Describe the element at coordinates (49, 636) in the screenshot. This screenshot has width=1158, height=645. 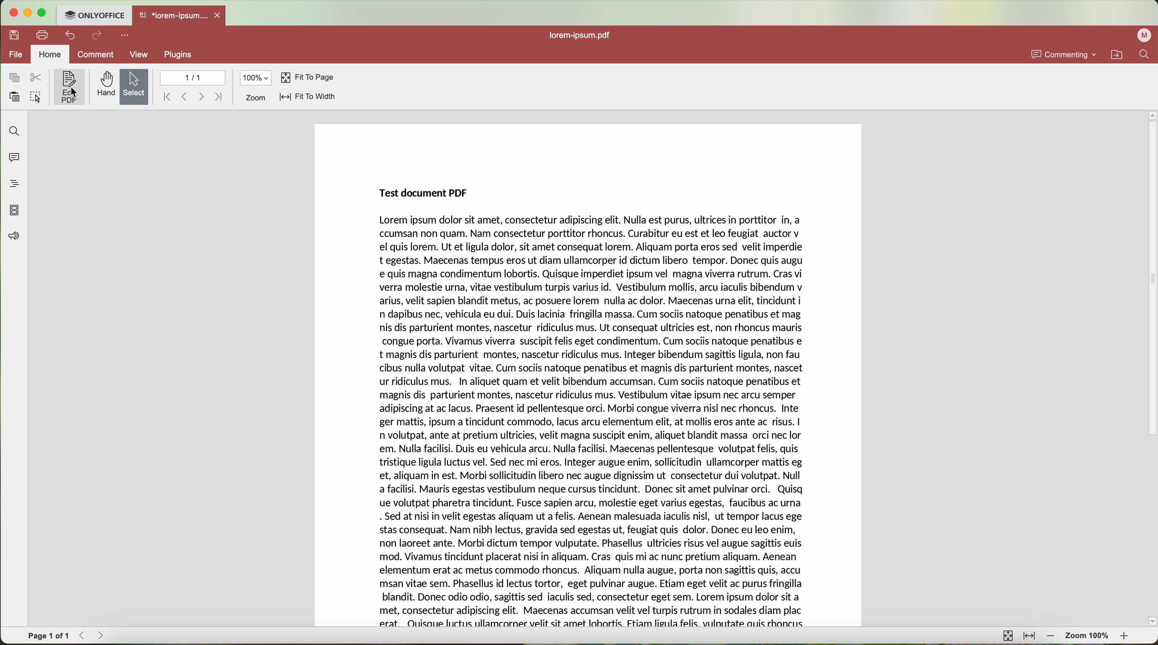
I see `Page 1 of 1` at that location.